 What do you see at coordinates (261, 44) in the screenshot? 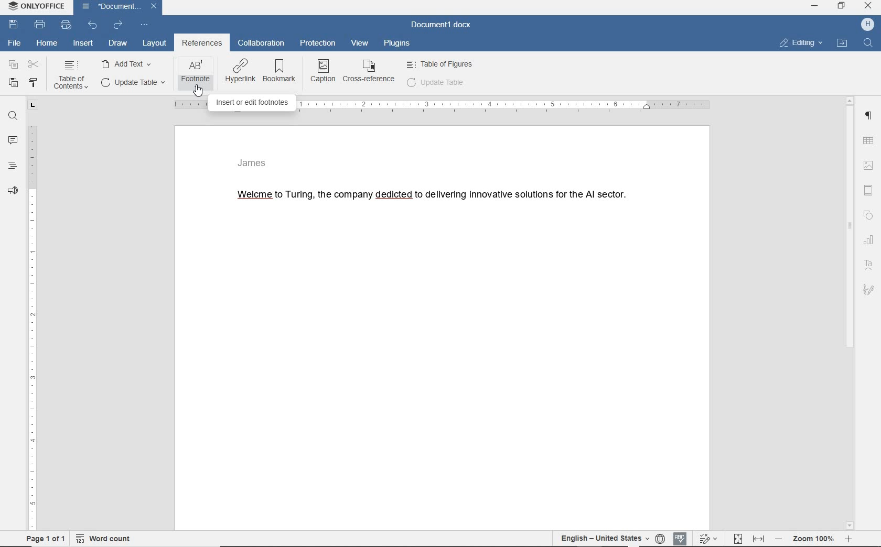
I see `collaboration` at bounding box center [261, 44].